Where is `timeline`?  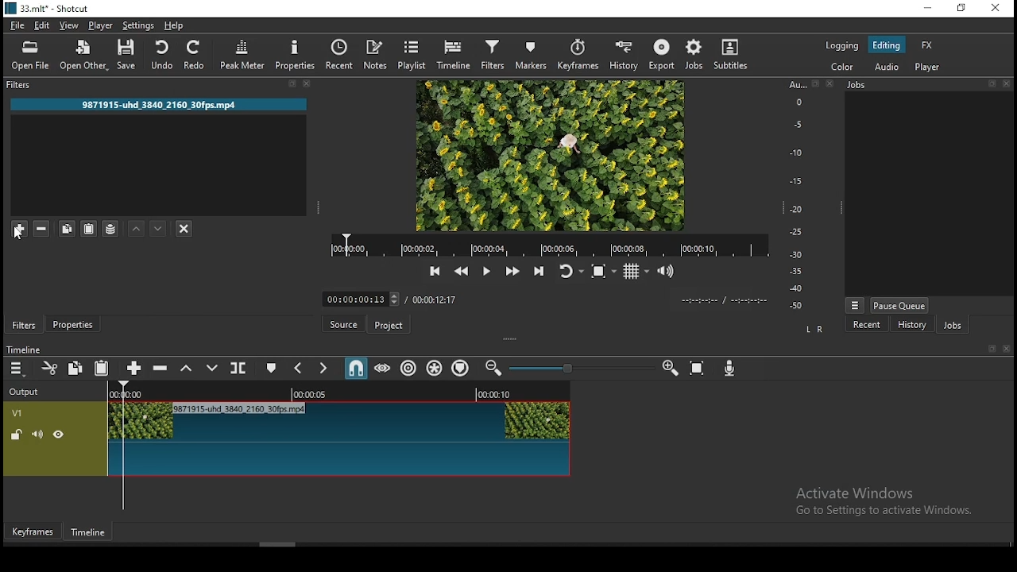 timeline is located at coordinates (457, 54).